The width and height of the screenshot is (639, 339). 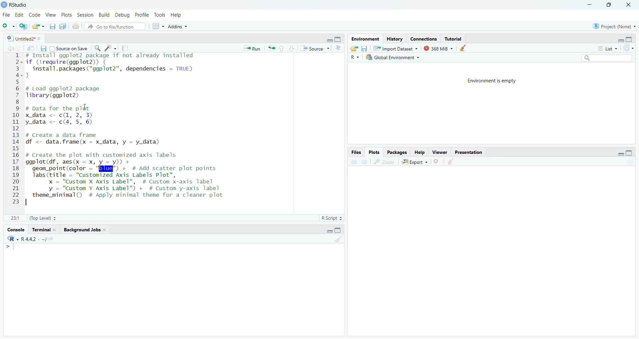 What do you see at coordinates (45, 49) in the screenshot?
I see `save` at bounding box center [45, 49].